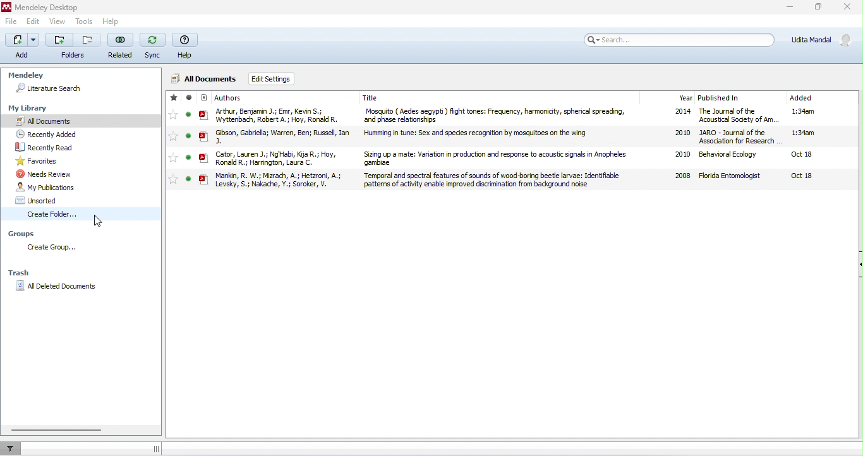  I want to click on remove, so click(88, 40).